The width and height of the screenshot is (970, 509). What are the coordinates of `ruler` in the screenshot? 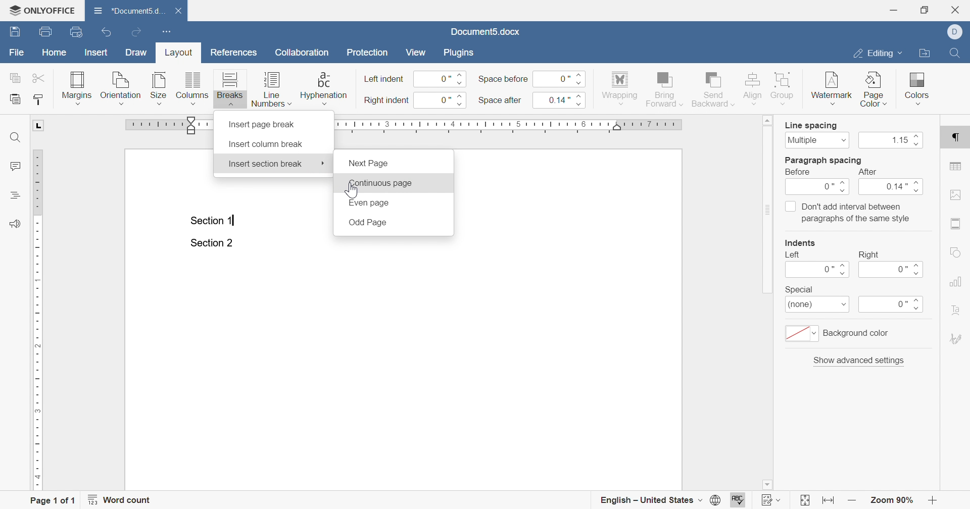 It's located at (38, 320).